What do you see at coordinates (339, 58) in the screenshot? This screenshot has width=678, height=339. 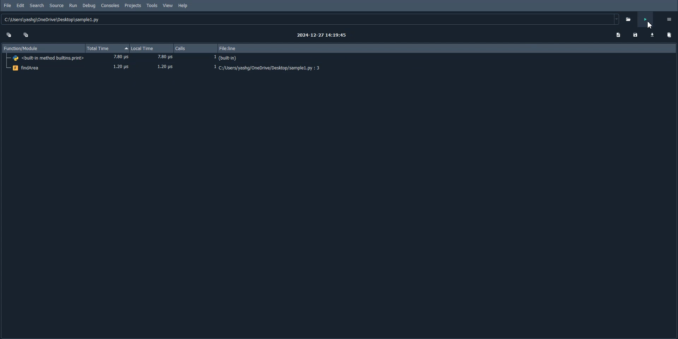 I see `<built-in method buitlin print>` at bounding box center [339, 58].